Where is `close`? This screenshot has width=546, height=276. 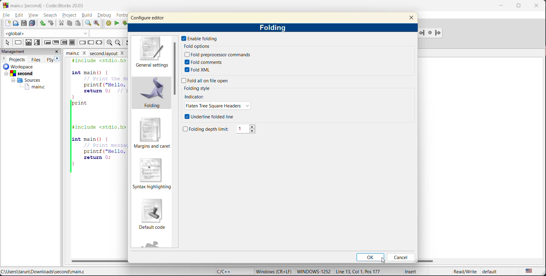 close is located at coordinates (412, 18).